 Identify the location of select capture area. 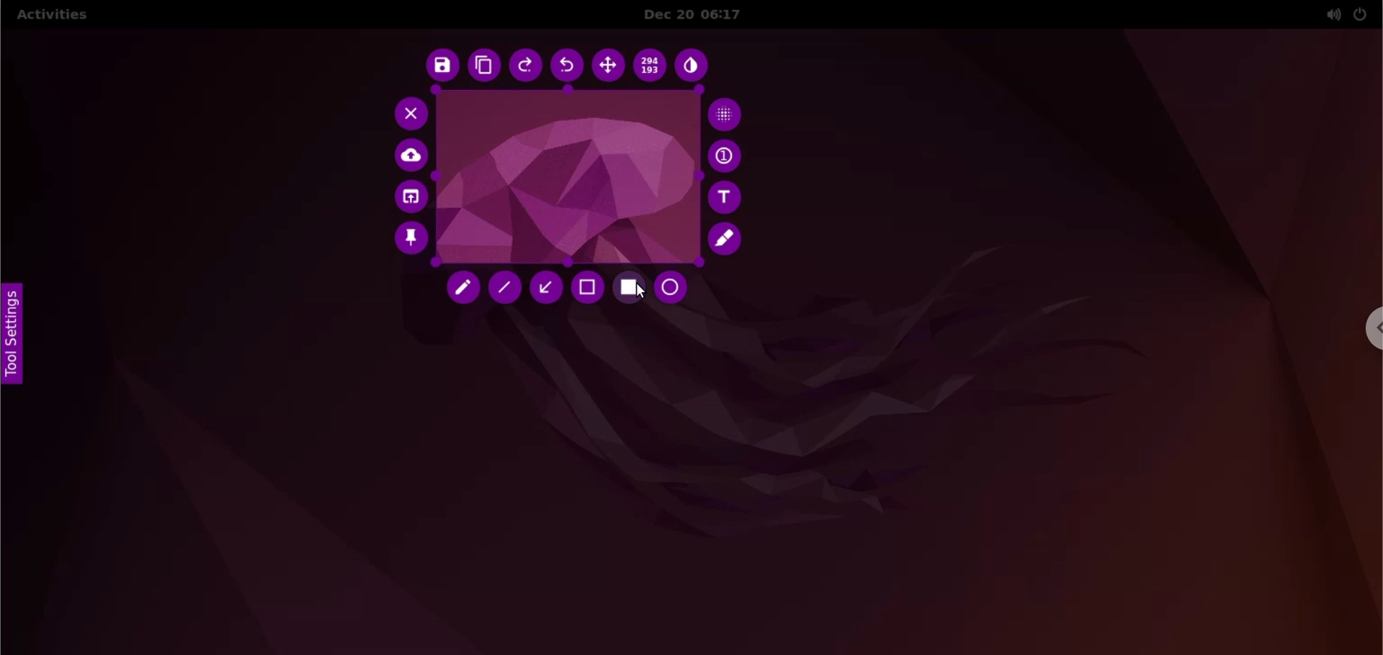
(565, 179).